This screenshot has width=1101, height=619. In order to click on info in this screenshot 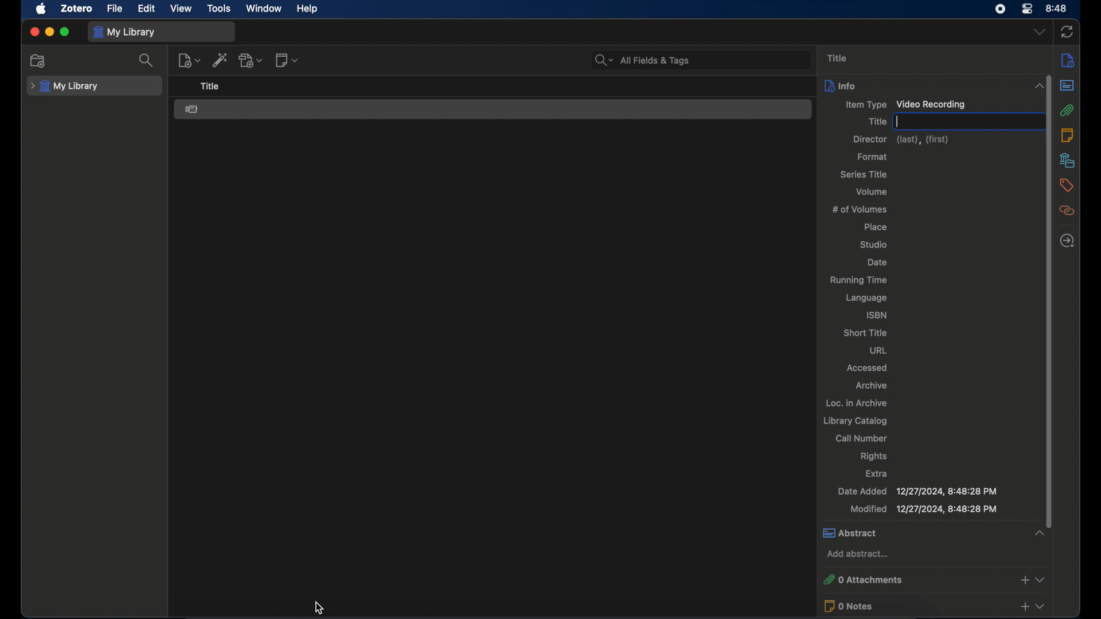, I will do `click(935, 85)`.